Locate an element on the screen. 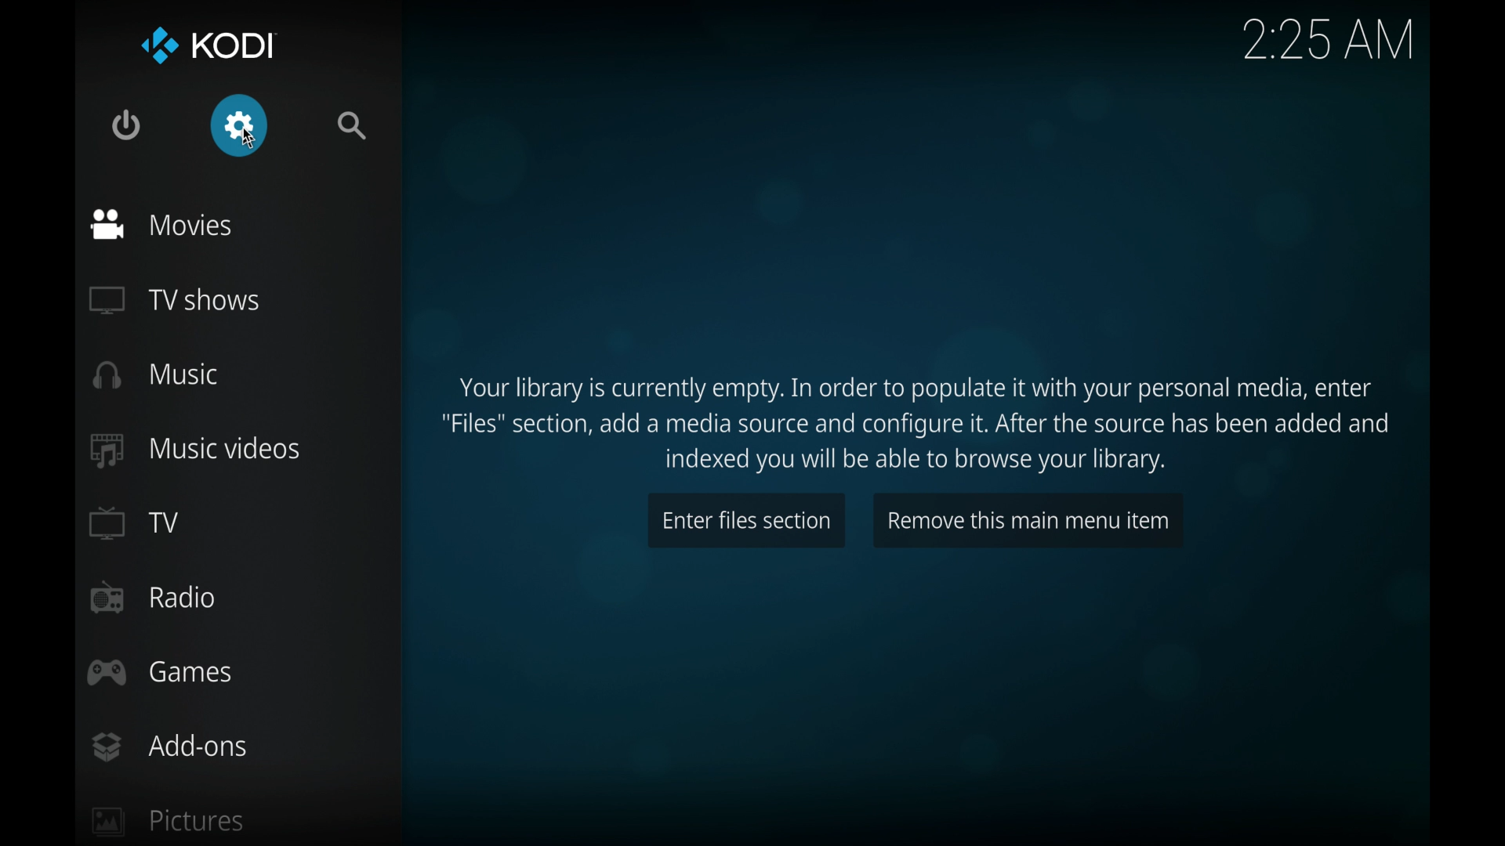 This screenshot has width=1505, height=846. enter files section is located at coordinates (745, 519).